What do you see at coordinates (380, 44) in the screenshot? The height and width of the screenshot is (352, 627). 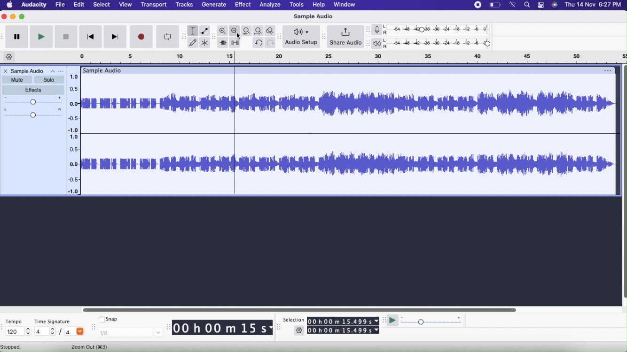 I see `Playback meter` at bounding box center [380, 44].